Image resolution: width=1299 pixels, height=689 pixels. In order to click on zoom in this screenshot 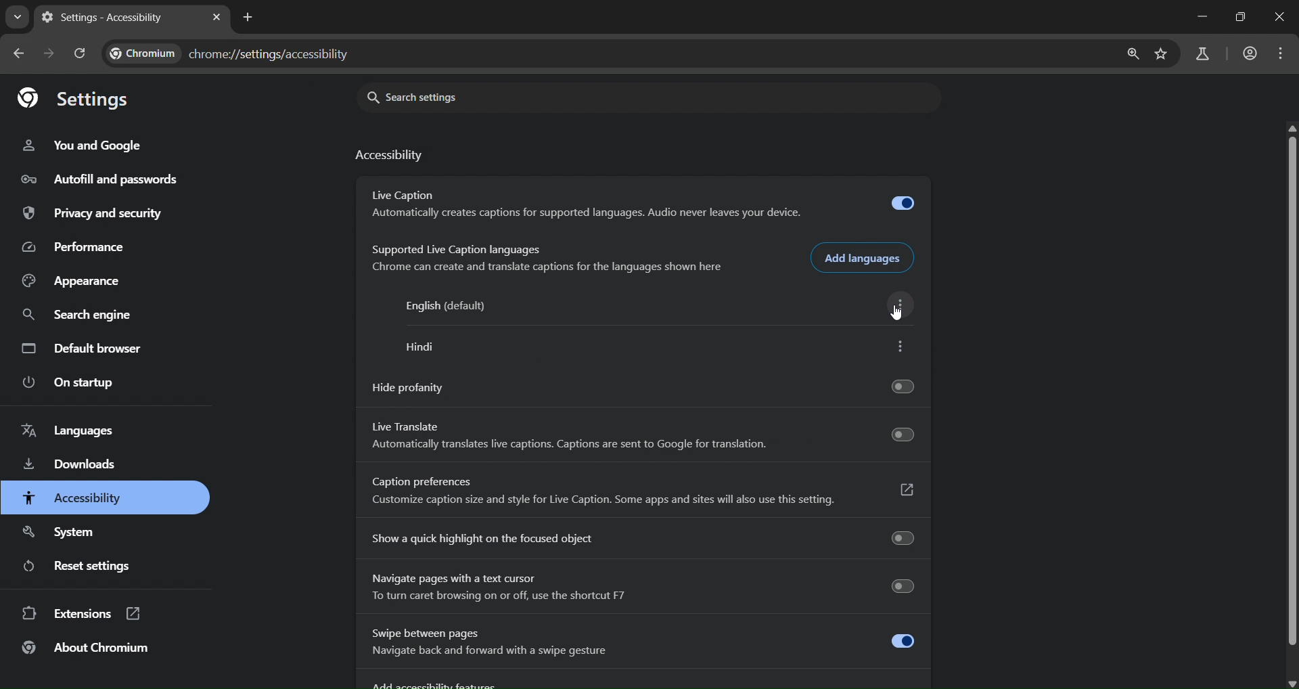, I will do `click(1129, 55)`.